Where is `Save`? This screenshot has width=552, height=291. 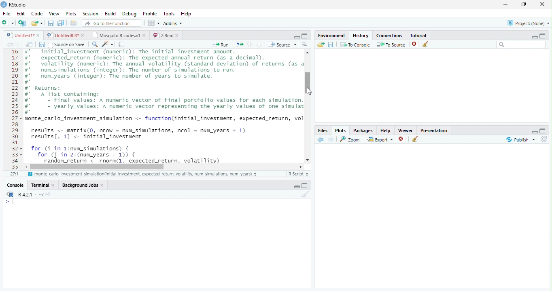 Save is located at coordinates (42, 44).